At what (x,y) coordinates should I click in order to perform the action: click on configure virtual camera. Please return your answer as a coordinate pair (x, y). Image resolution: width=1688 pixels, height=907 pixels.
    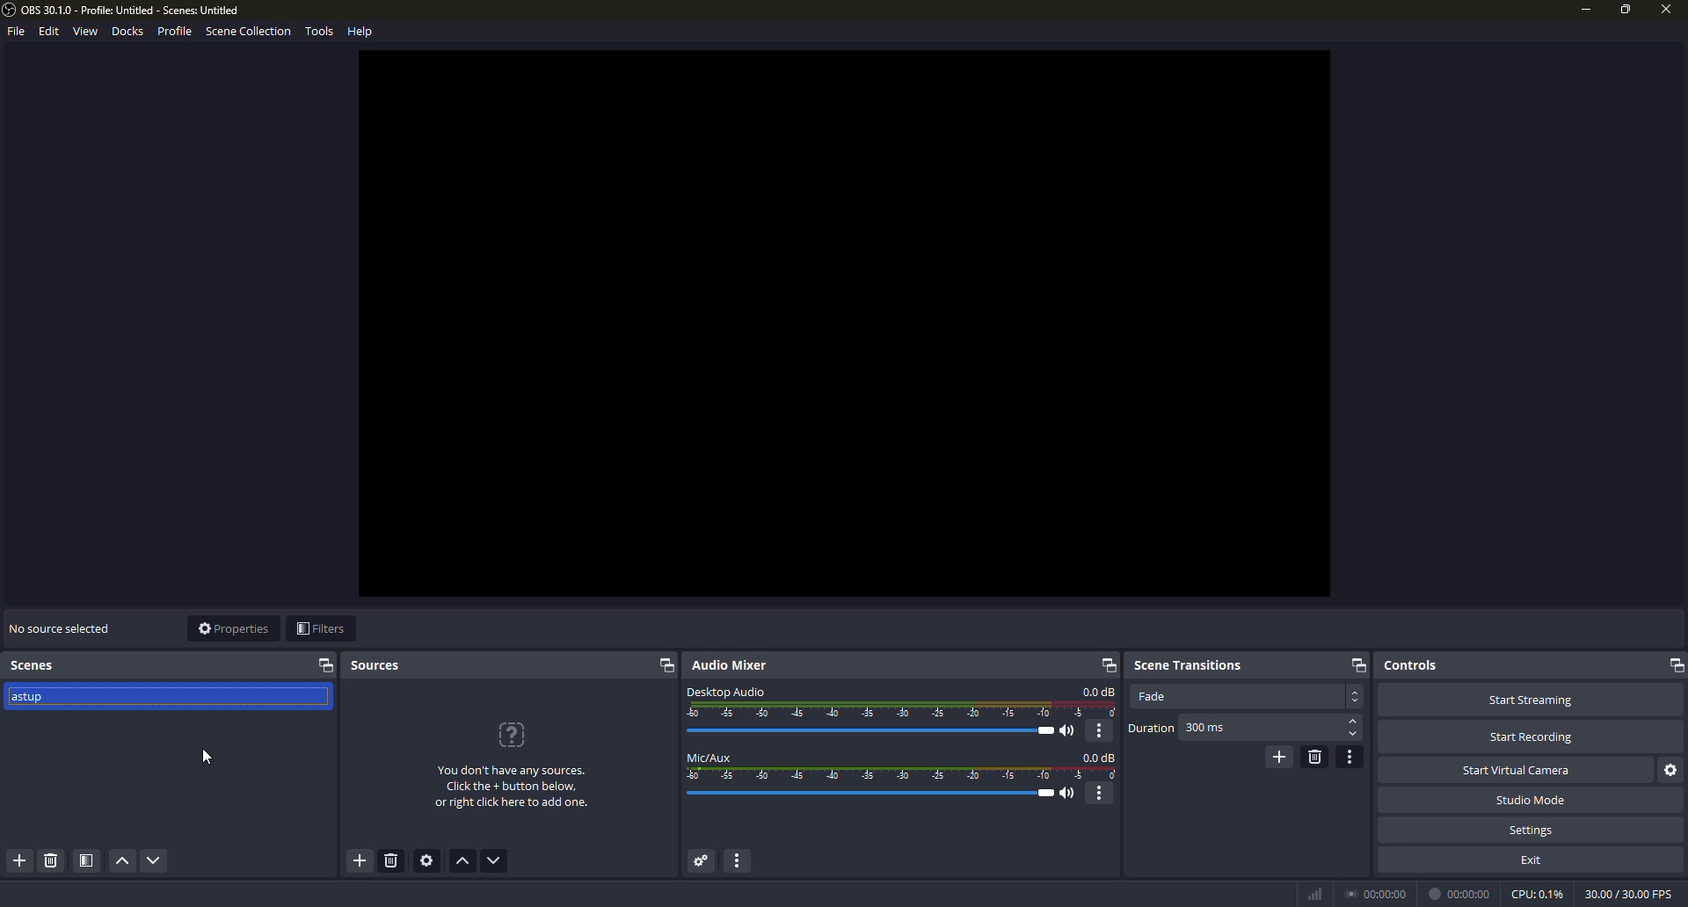
    Looking at the image, I should click on (1672, 770).